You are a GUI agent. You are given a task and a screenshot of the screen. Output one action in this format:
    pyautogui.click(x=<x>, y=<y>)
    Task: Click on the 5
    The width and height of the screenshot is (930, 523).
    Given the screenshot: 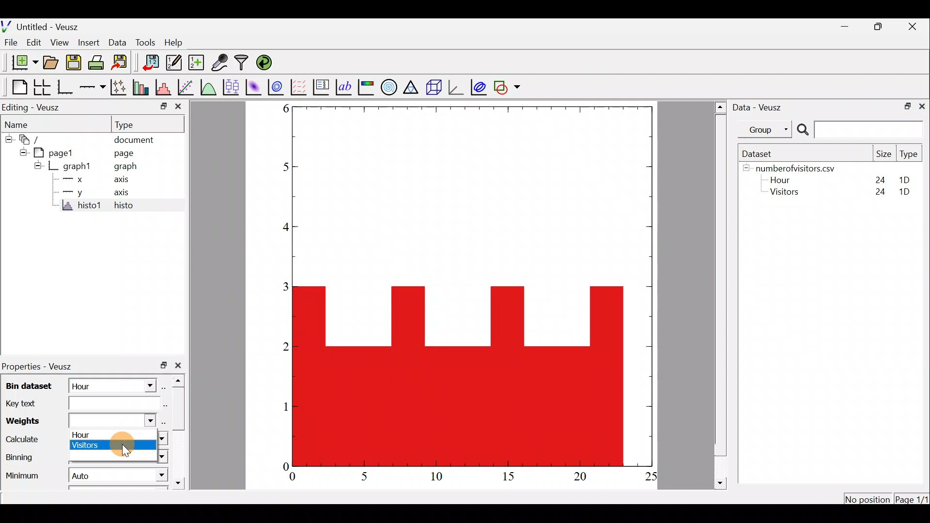 What is the action you would take?
    pyautogui.click(x=366, y=476)
    